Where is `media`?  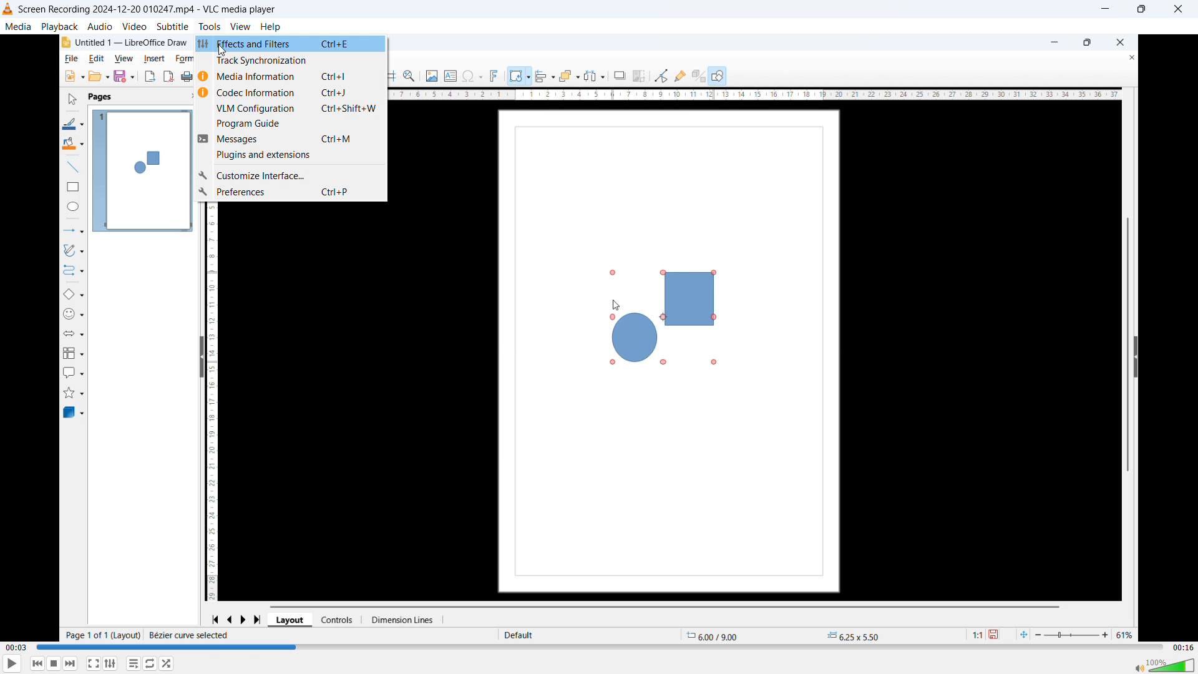 media is located at coordinates (18, 26).